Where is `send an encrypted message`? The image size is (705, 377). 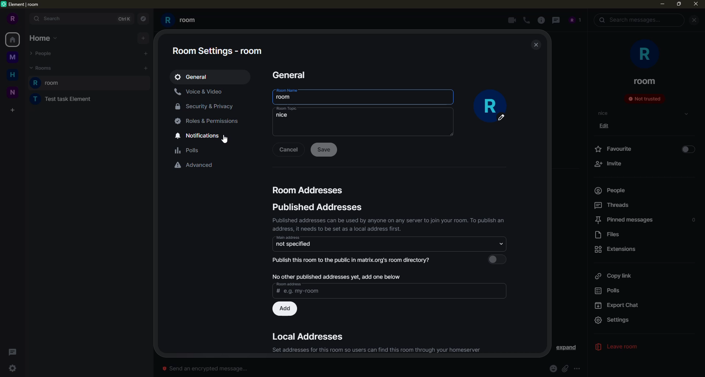
send an encrypted message is located at coordinates (203, 369).